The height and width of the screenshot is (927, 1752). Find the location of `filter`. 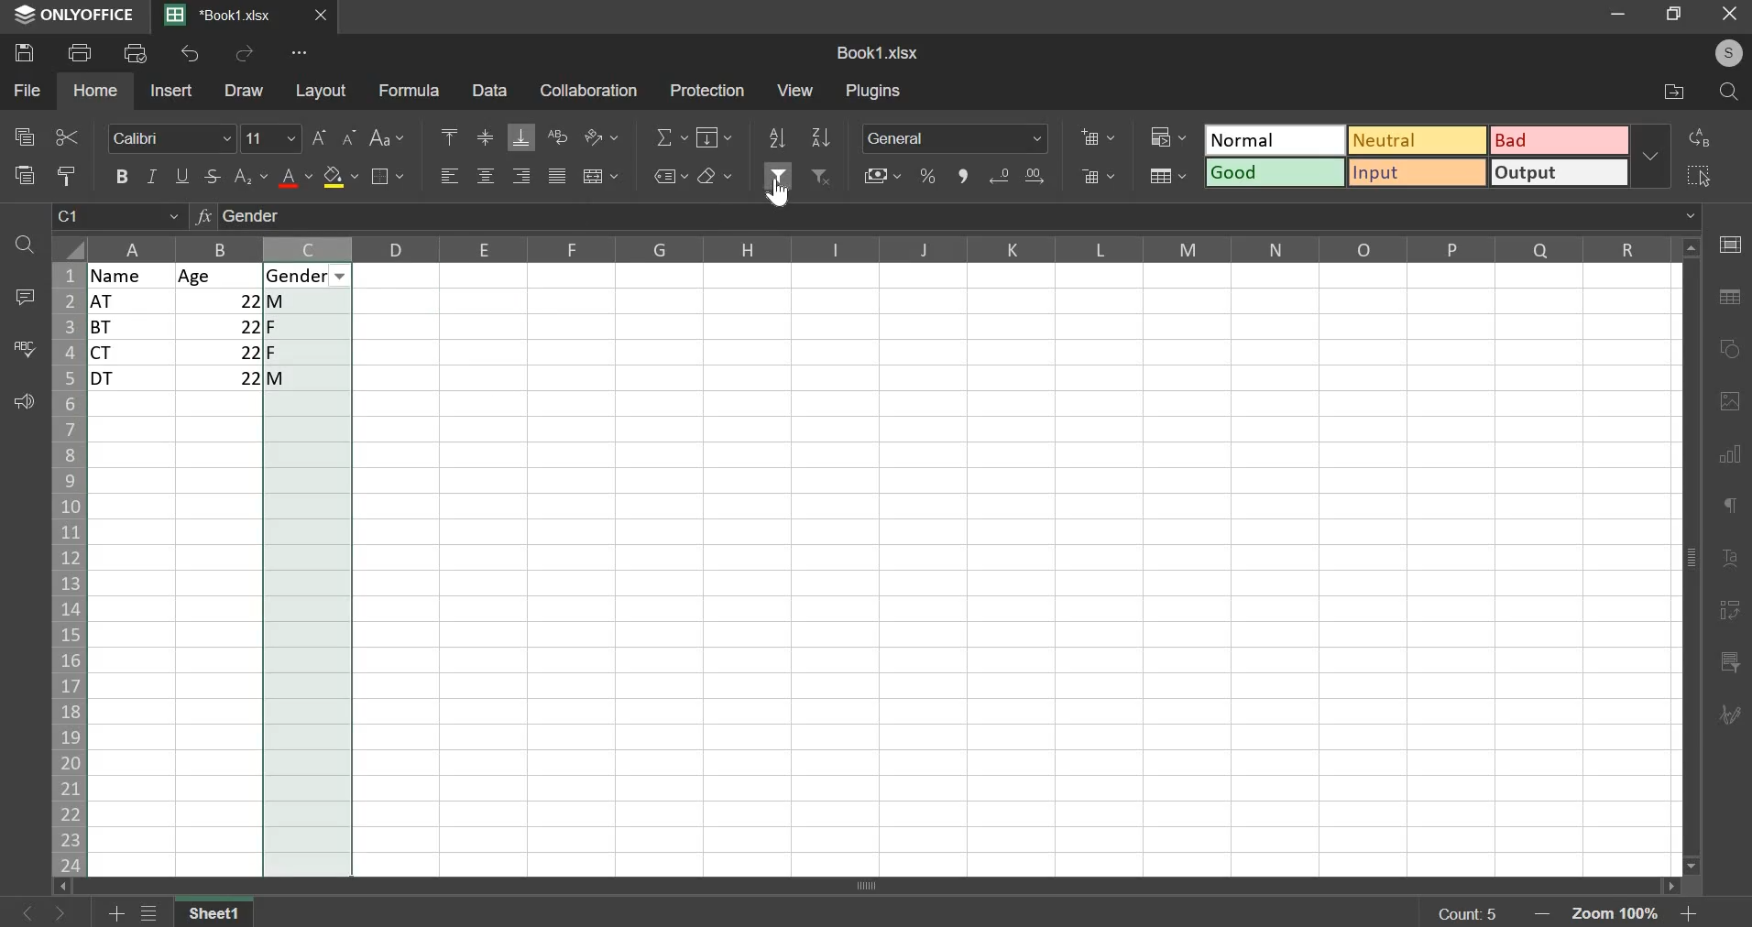

filter is located at coordinates (780, 173).